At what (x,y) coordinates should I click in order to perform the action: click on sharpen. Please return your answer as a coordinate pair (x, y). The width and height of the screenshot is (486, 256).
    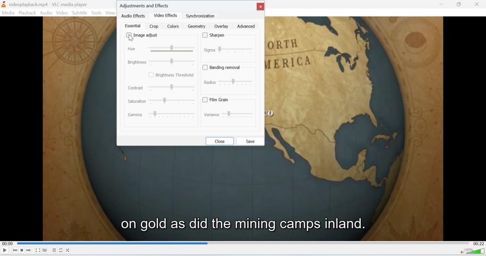
    Looking at the image, I should click on (216, 35).